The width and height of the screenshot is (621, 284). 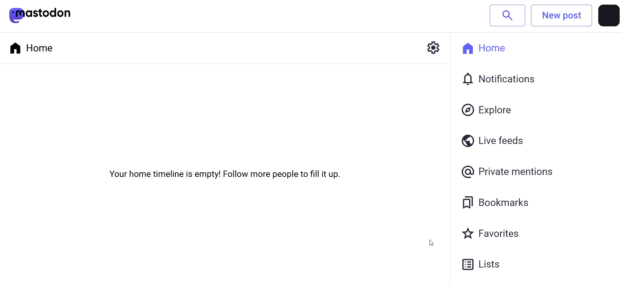 I want to click on private mentions, so click(x=508, y=172).